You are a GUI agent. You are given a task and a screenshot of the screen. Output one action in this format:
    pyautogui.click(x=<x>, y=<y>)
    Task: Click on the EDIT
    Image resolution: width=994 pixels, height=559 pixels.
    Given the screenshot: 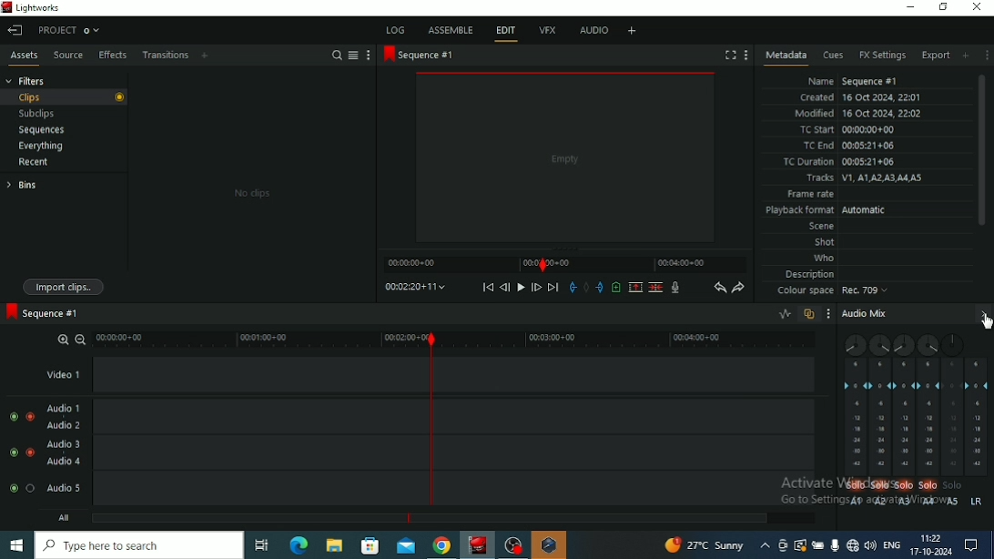 What is the action you would take?
    pyautogui.click(x=508, y=34)
    